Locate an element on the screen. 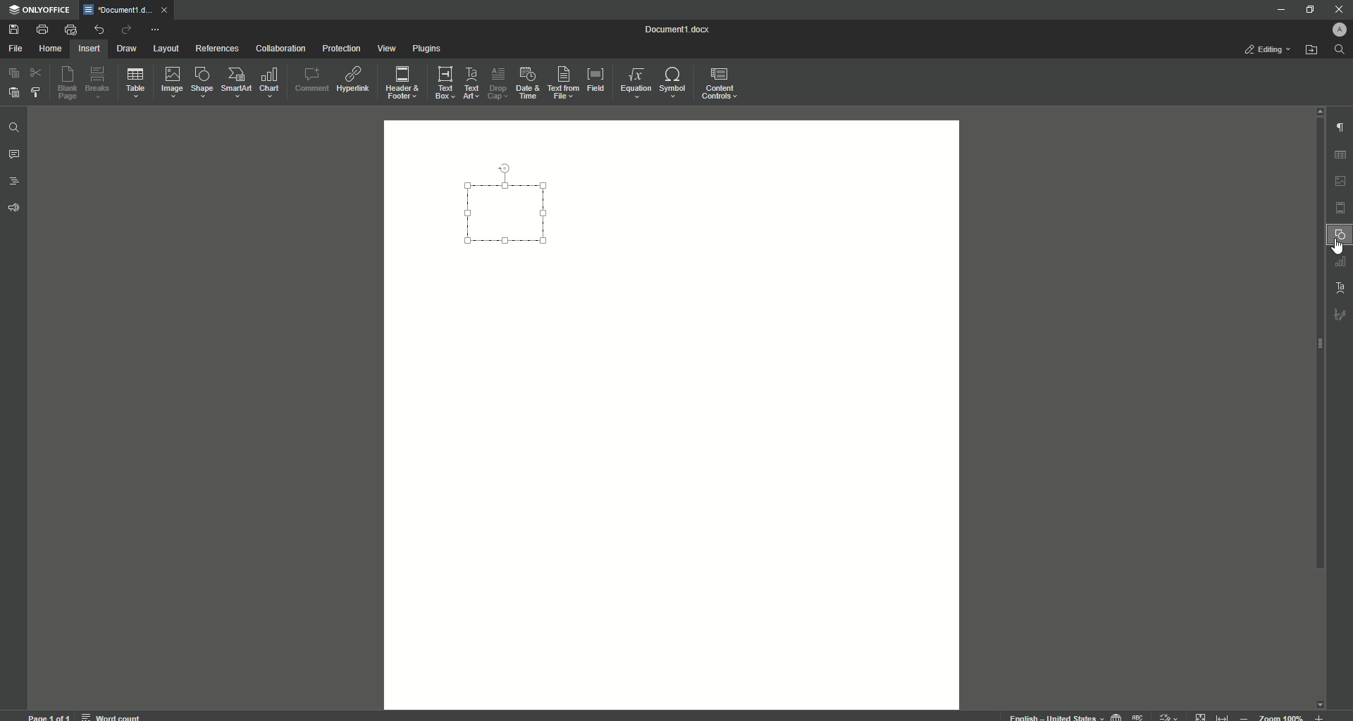 The image size is (1353, 721). Editing is located at coordinates (1270, 49).